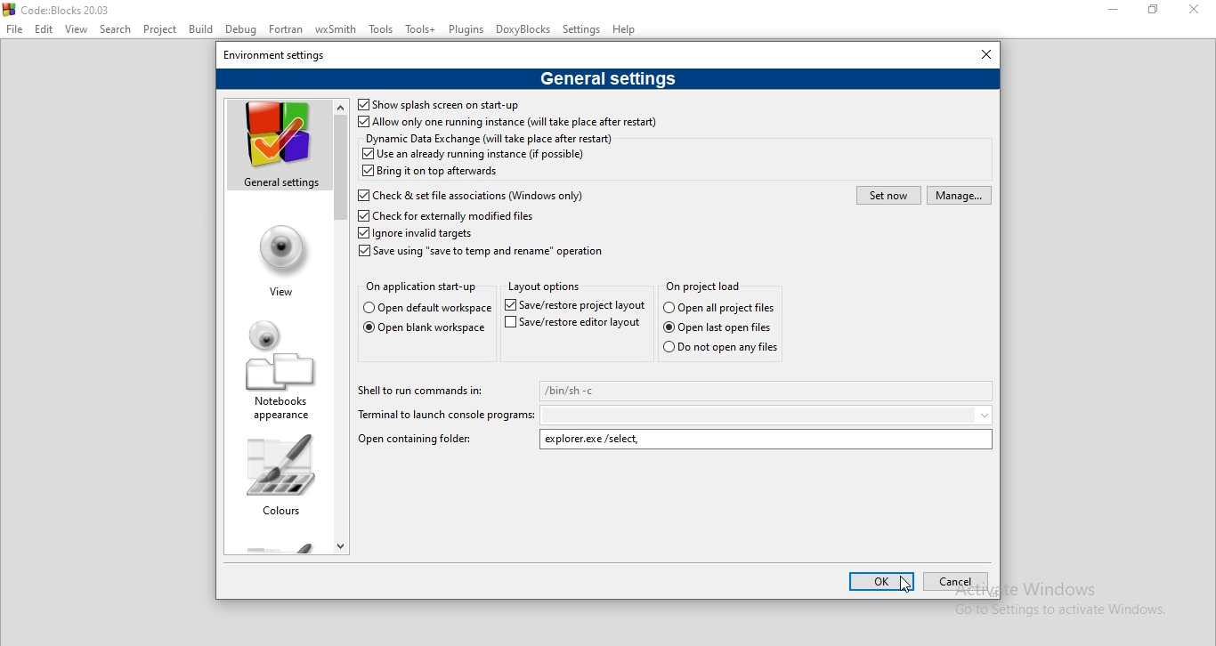  What do you see at coordinates (484, 252) in the screenshot?
I see `Save using 'save to temp and rename" operation` at bounding box center [484, 252].